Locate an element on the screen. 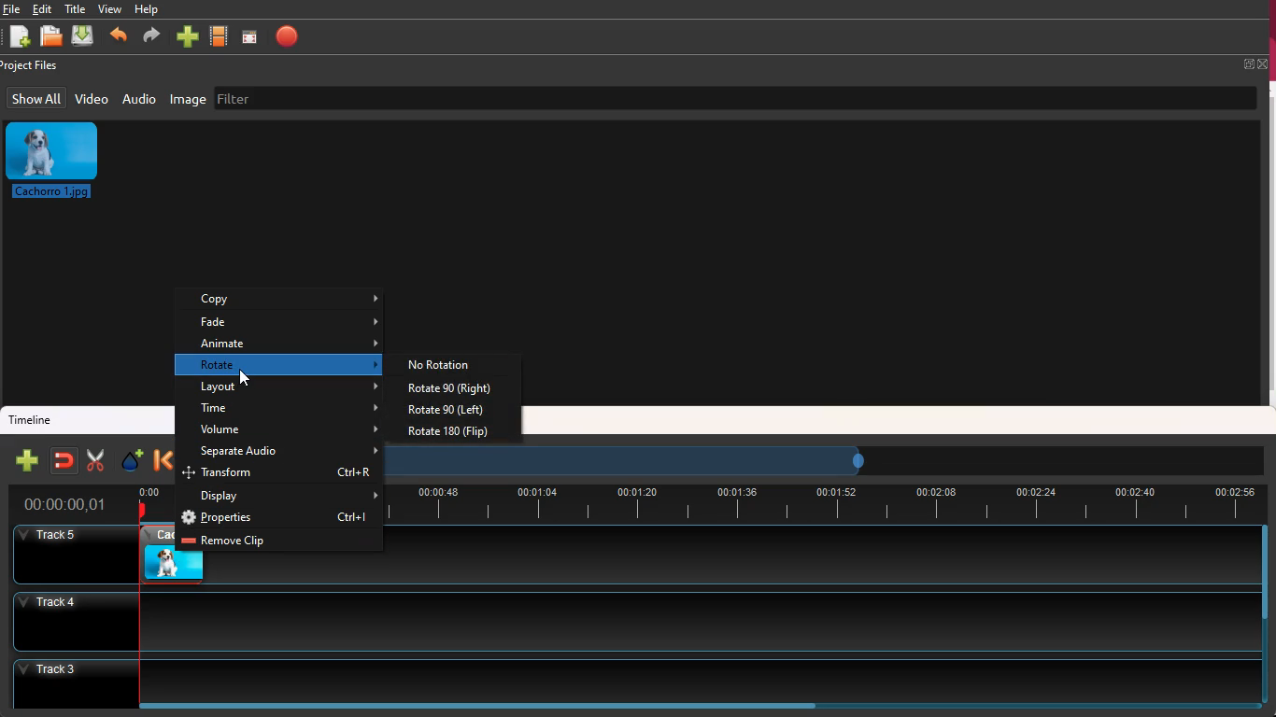  track is located at coordinates (815, 555).